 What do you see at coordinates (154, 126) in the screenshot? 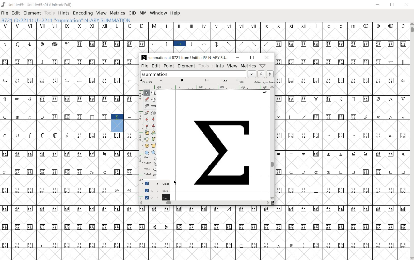
I see `Add a corner point` at bounding box center [154, 126].